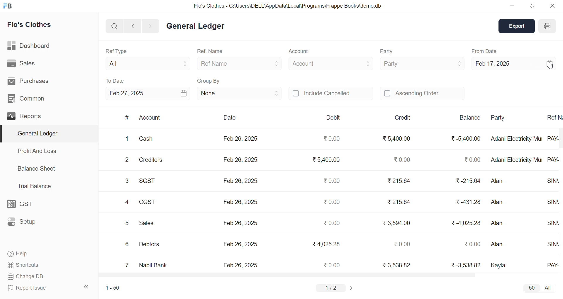 Image resolution: width=563 pixels, height=299 pixels. What do you see at coordinates (127, 118) in the screenshot?
I see `#` at bounding box center [127, 118].